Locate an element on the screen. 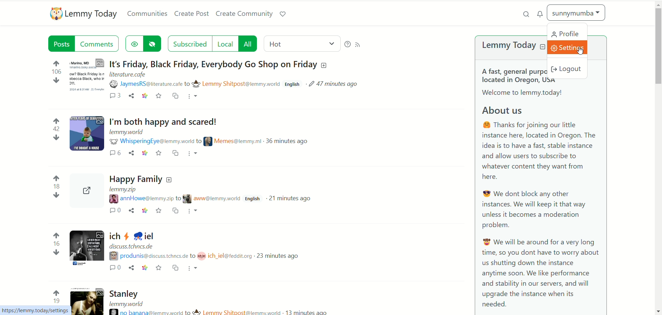  votes is located at coordinates (57, 181).